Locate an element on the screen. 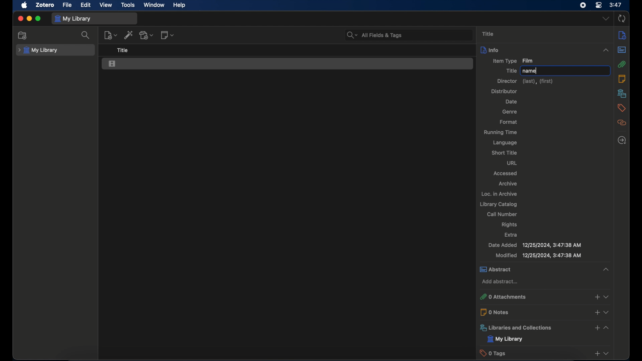 The width and height of the screenshot is (642, 361). tags is located at coordinates (622, 108).